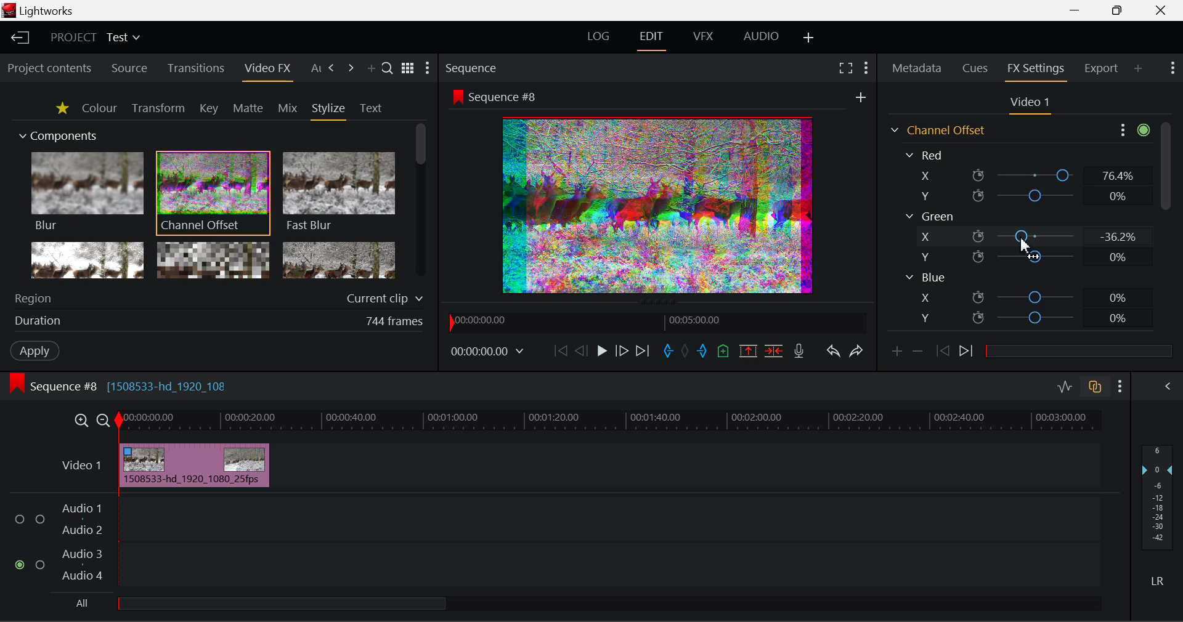 This screenshot has height=622, width=1183. I want to click on Components Section, so click(57, 134).